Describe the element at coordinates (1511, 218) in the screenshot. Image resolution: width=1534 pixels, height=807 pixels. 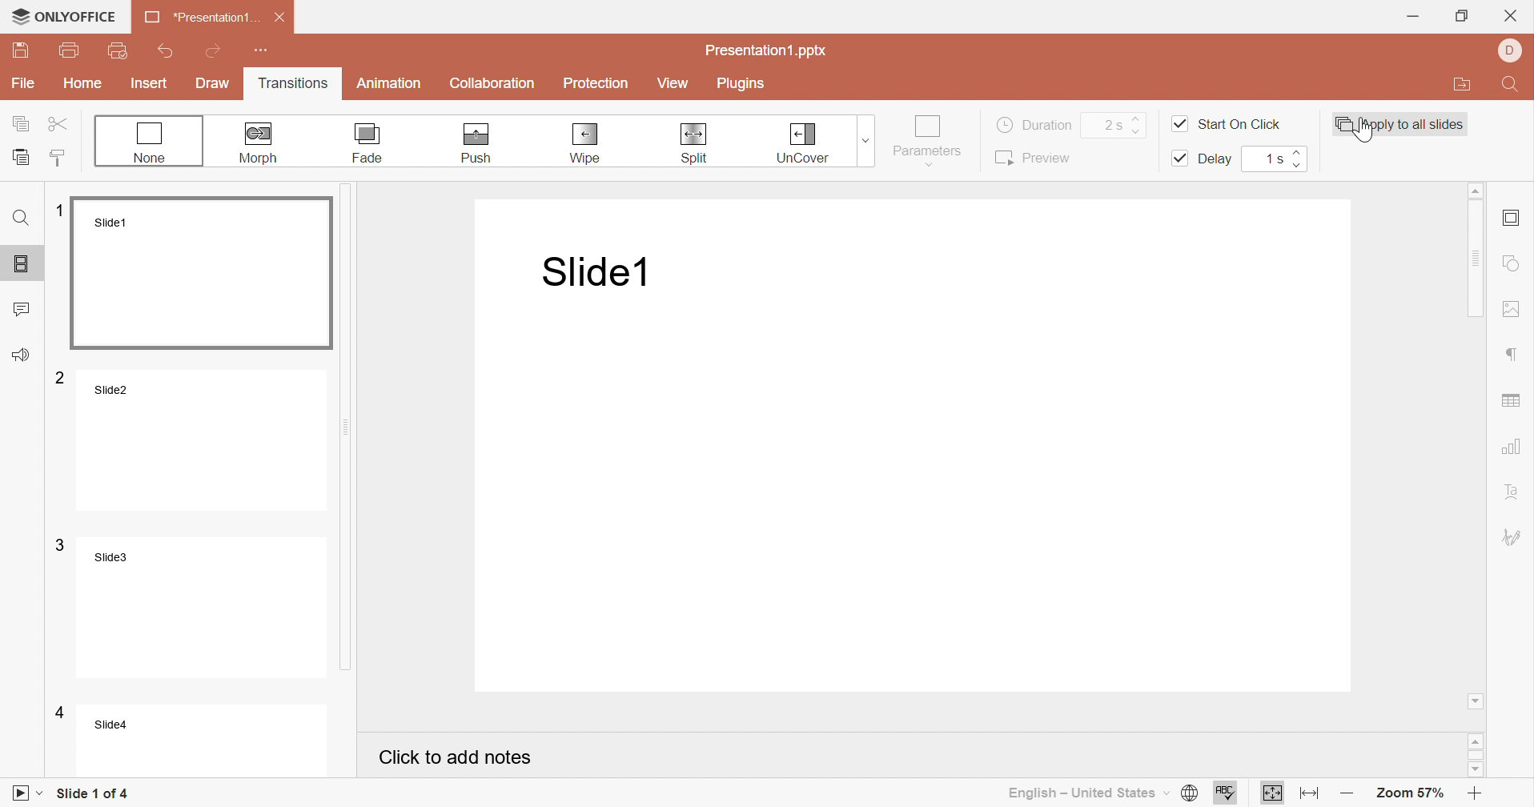
I see `Slide settings` at that location.